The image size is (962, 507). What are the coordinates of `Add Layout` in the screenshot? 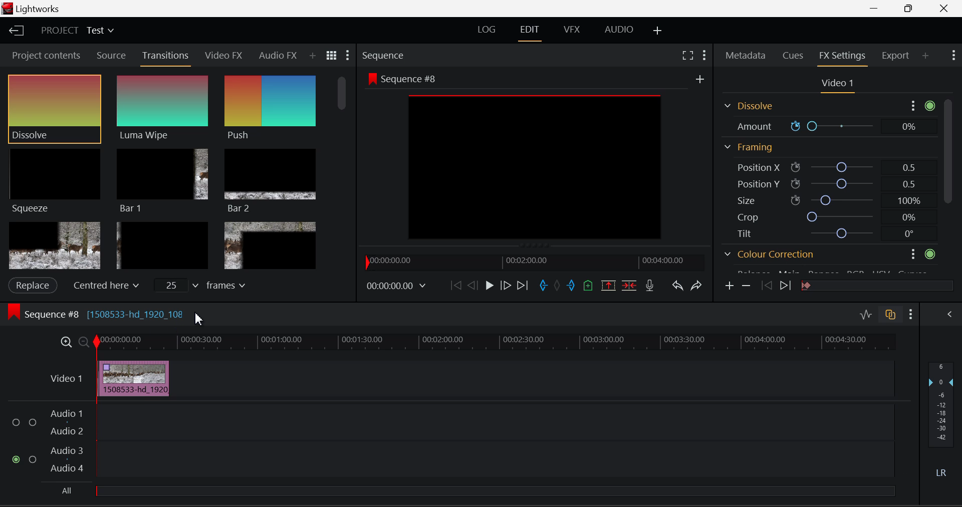 It's located at (658, 30).